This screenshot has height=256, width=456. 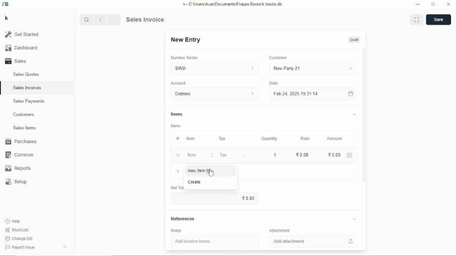 I want to click on Create, so click(x=195, y=182).